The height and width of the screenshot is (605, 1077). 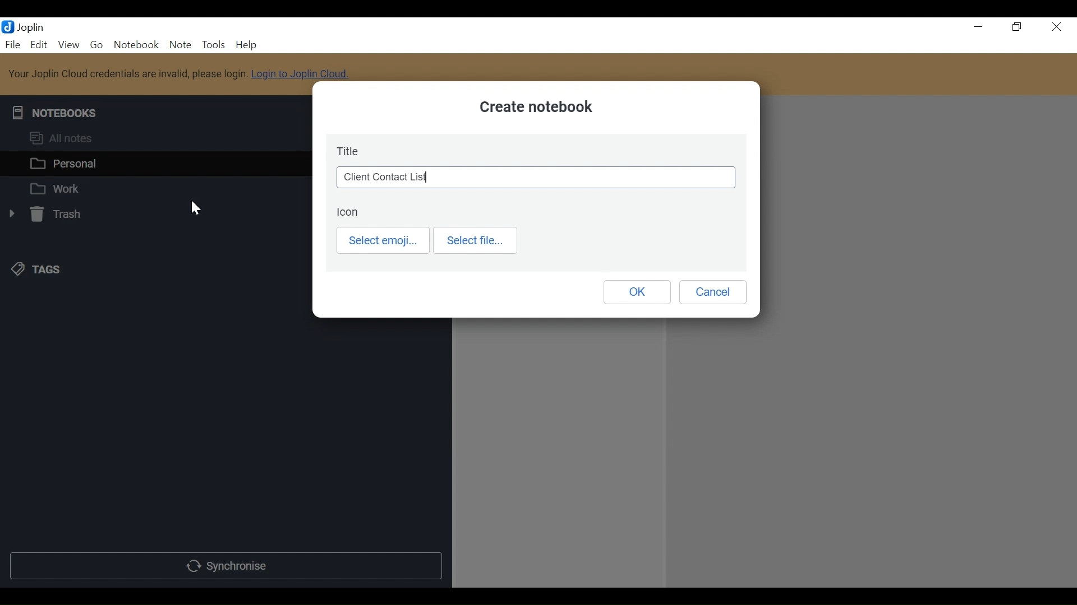 What do you see at coordinates (346, 211) in the screenshot?
I see `Icon` at bounding box center [346, 211].